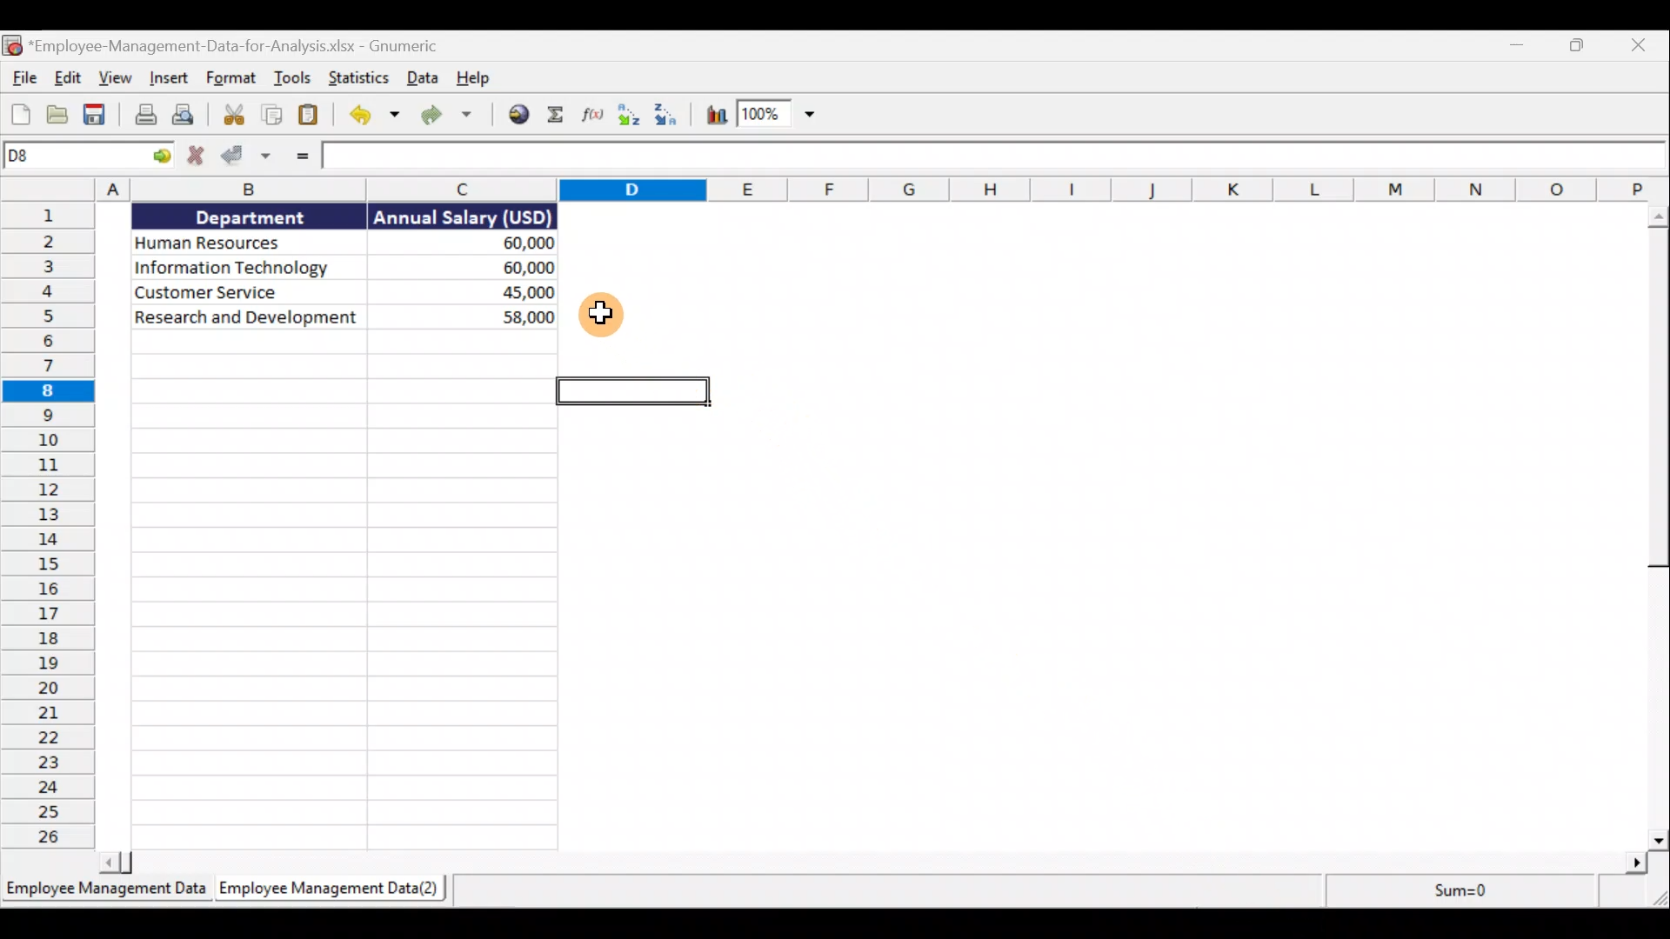 This screenshot has height=939, width=1670. Describe the element at coordinates (47, 527) in the screenshot. I see `Rows` at that location.